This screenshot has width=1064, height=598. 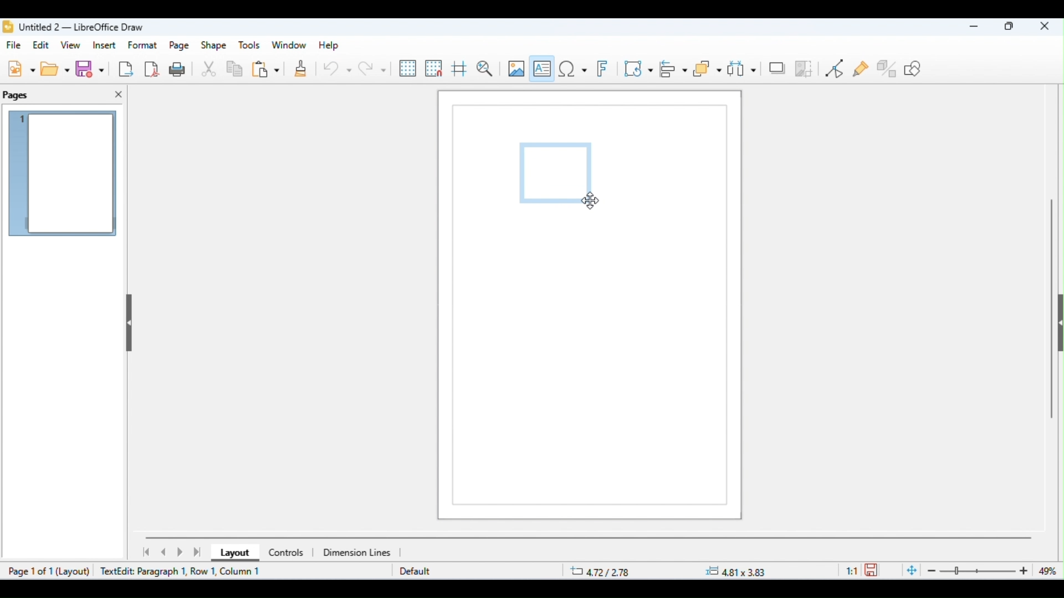 What do you see at coordinates (214, 46) in the screenshot?
I see `shape` at bounding box center [214, 46].